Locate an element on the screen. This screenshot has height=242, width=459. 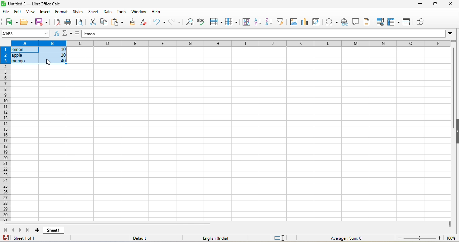
sheet is located at coordinates (94, 12).